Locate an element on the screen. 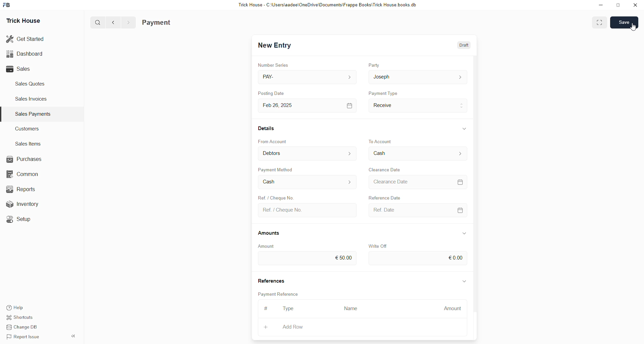 The height and width of the screenshot is (344, 644). Help is located at coordinates (16, 306).